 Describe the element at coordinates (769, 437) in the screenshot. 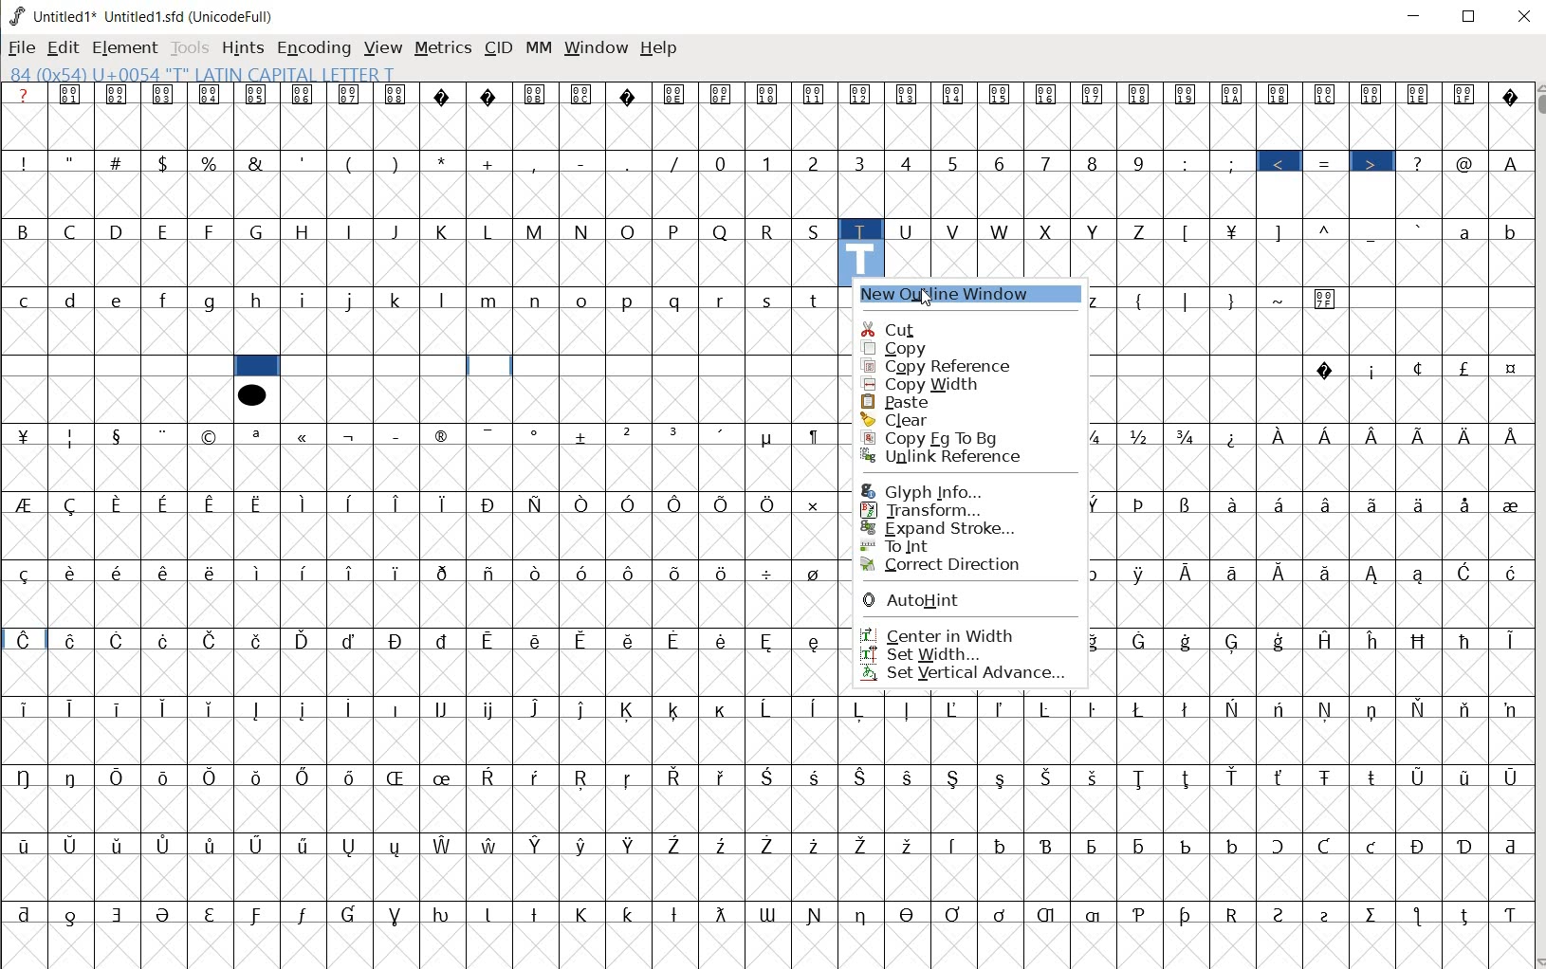

I see `Symbol` at that location.